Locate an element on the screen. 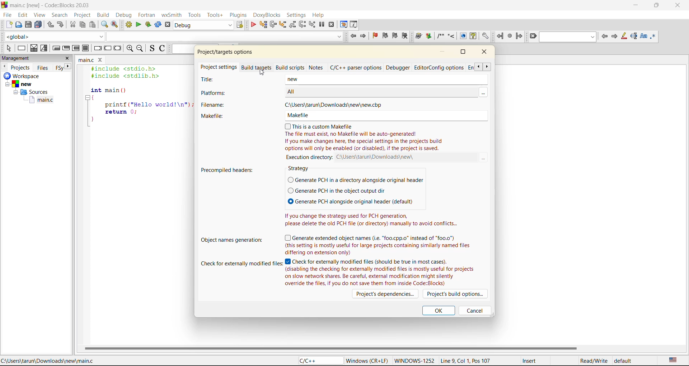 The image size is (689, 366). entry condition loop is located at coordinates (57, 48).